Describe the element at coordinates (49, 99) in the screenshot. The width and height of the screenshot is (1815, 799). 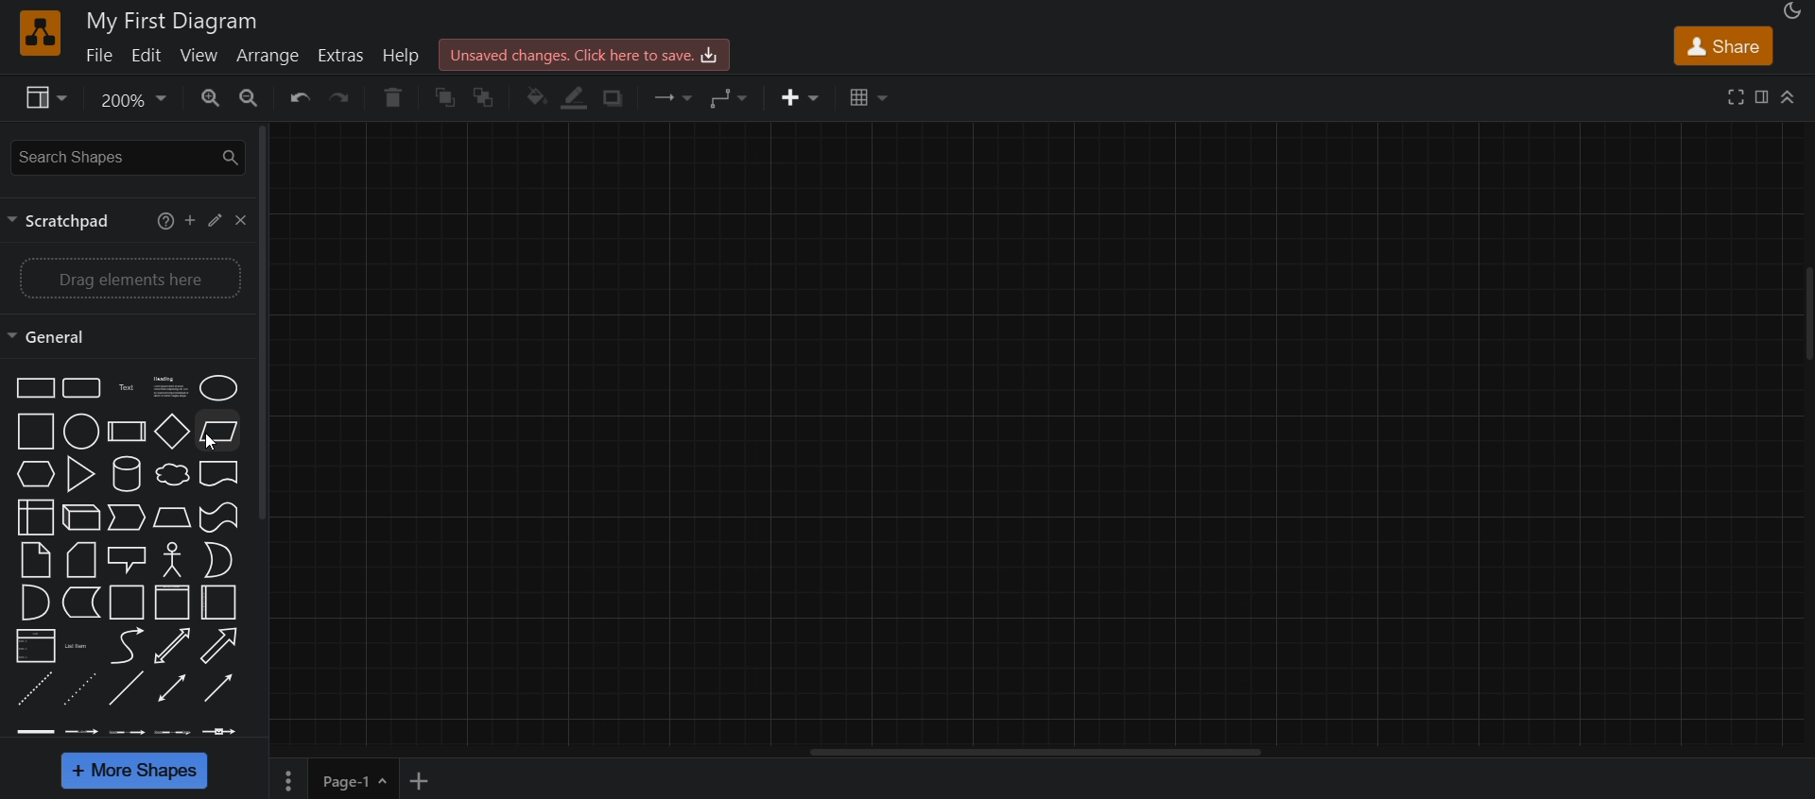
I see `view` at that location.